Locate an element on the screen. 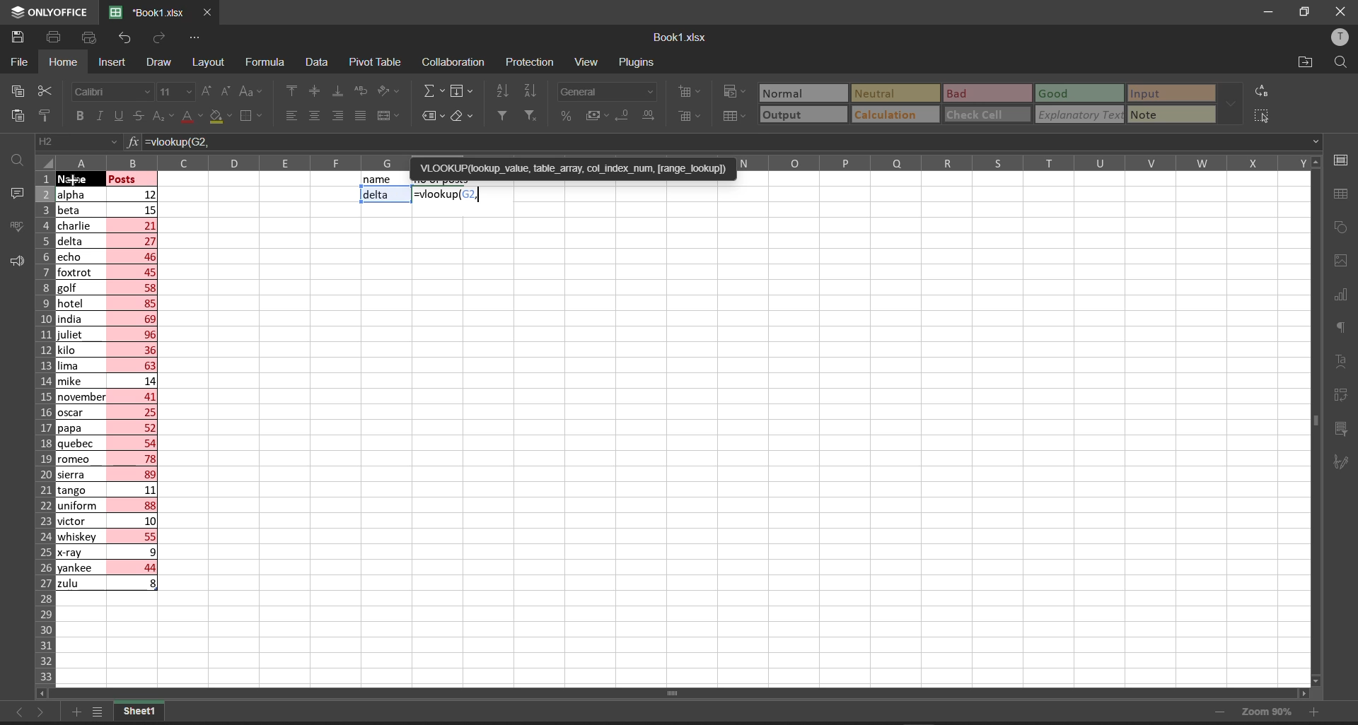  =vlookup(G2, is located at coordinates (448, 195).